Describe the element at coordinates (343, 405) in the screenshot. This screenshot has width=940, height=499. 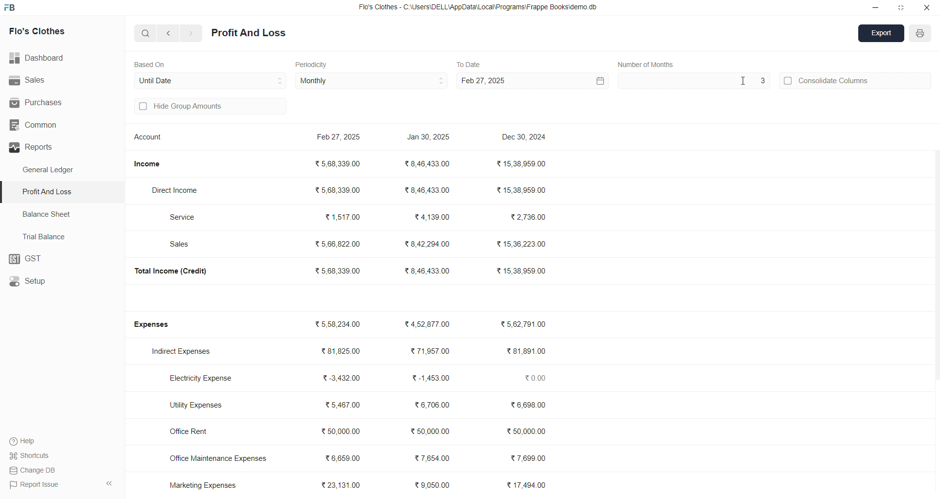
I see `₹5,467.00` at that location.